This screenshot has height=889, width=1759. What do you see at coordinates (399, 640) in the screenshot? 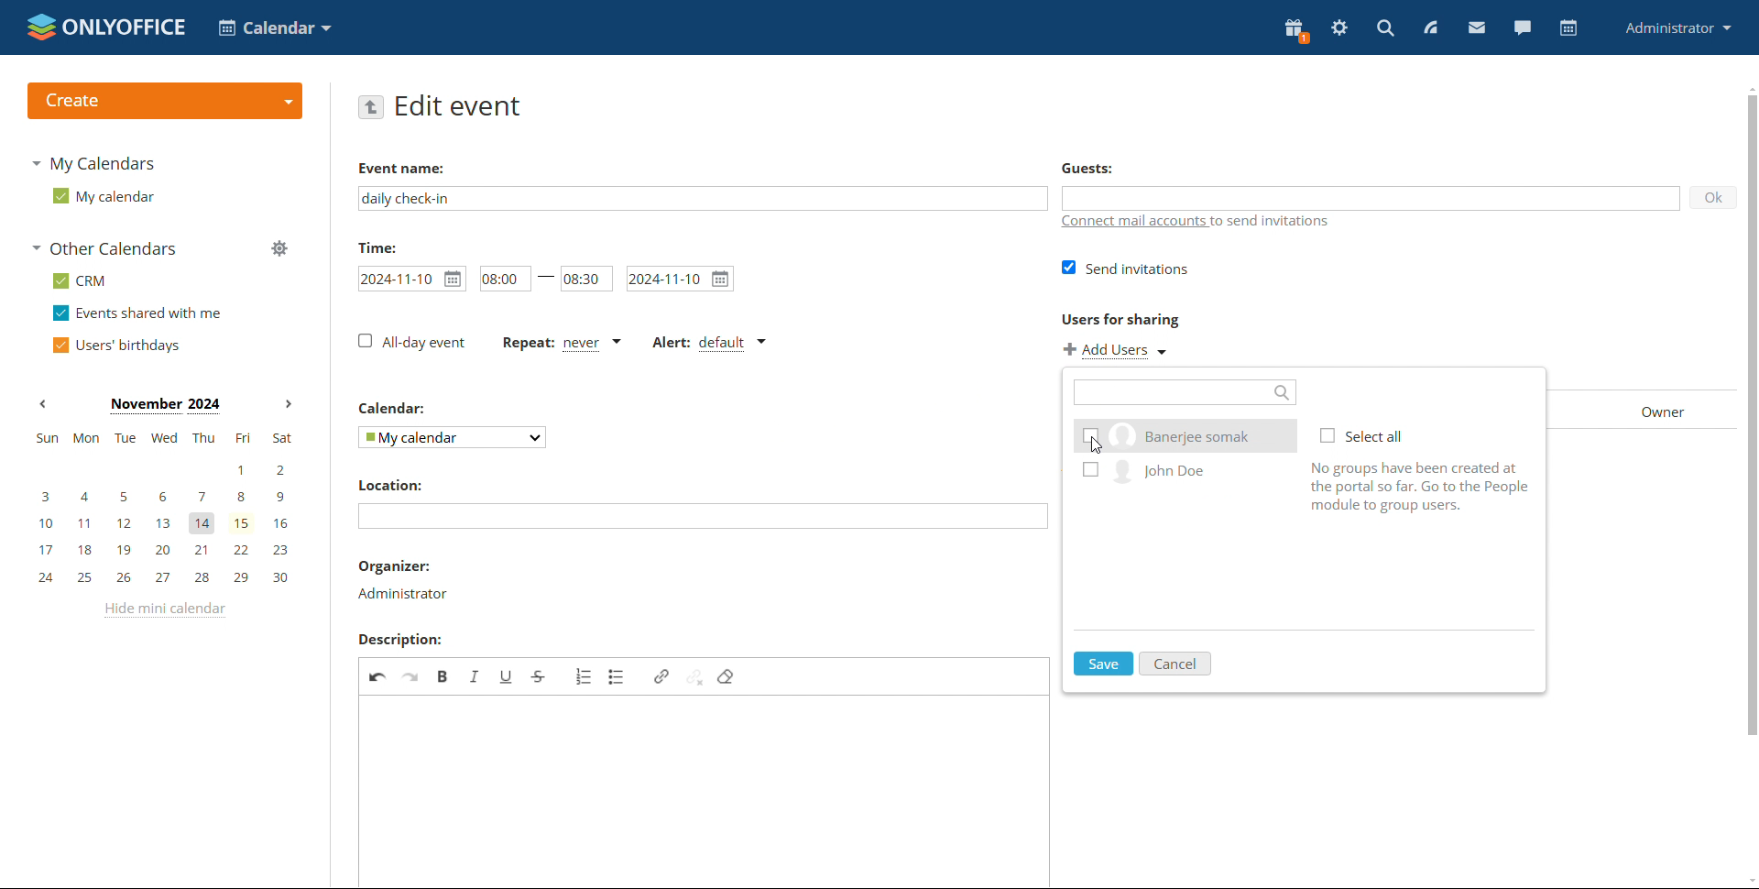
I see `description` at bounding box center [399, 640].